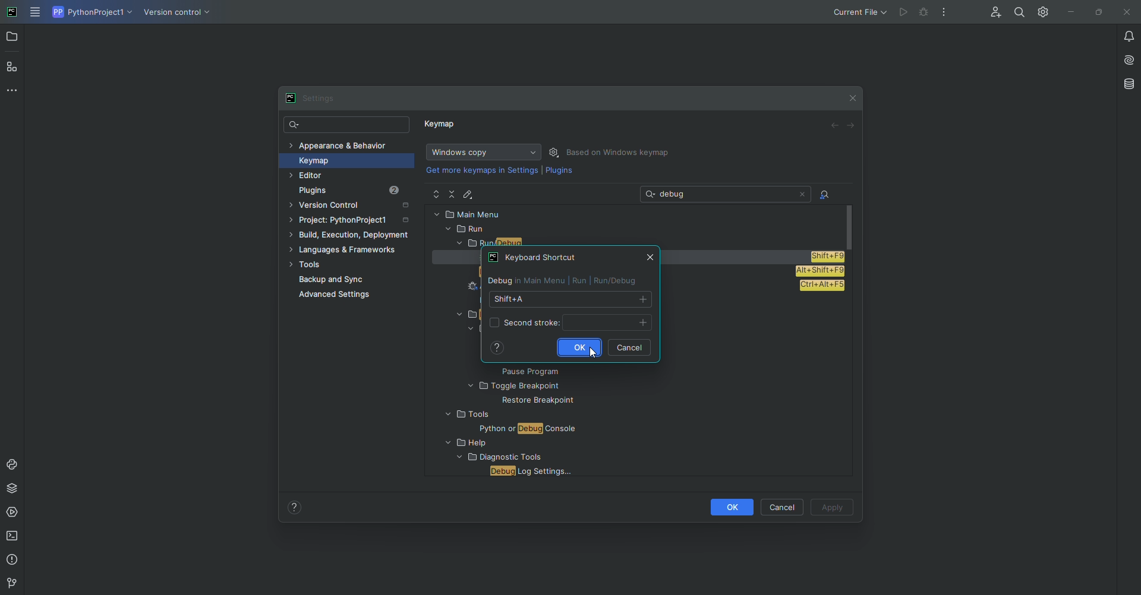 The width and height of the screenshot is (1141, 595). What do you see at coordinates (859, 12) in the screenshot?
I see `Current file` at bounding box center [859, 12].